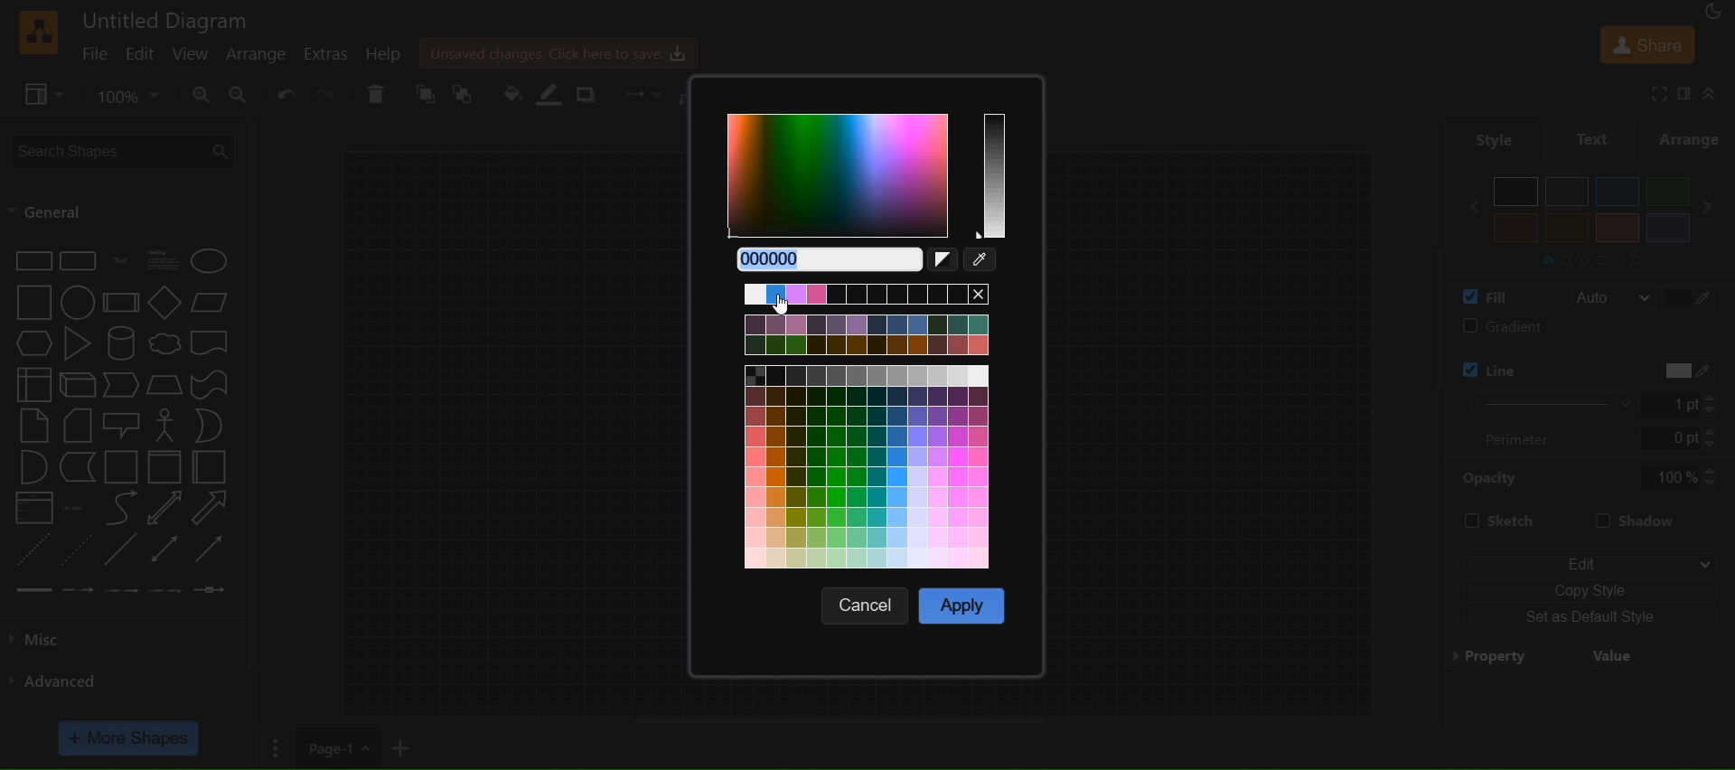 This screenshot has width=1735, height=770. I want to click on fill color, so click(1480, 296).